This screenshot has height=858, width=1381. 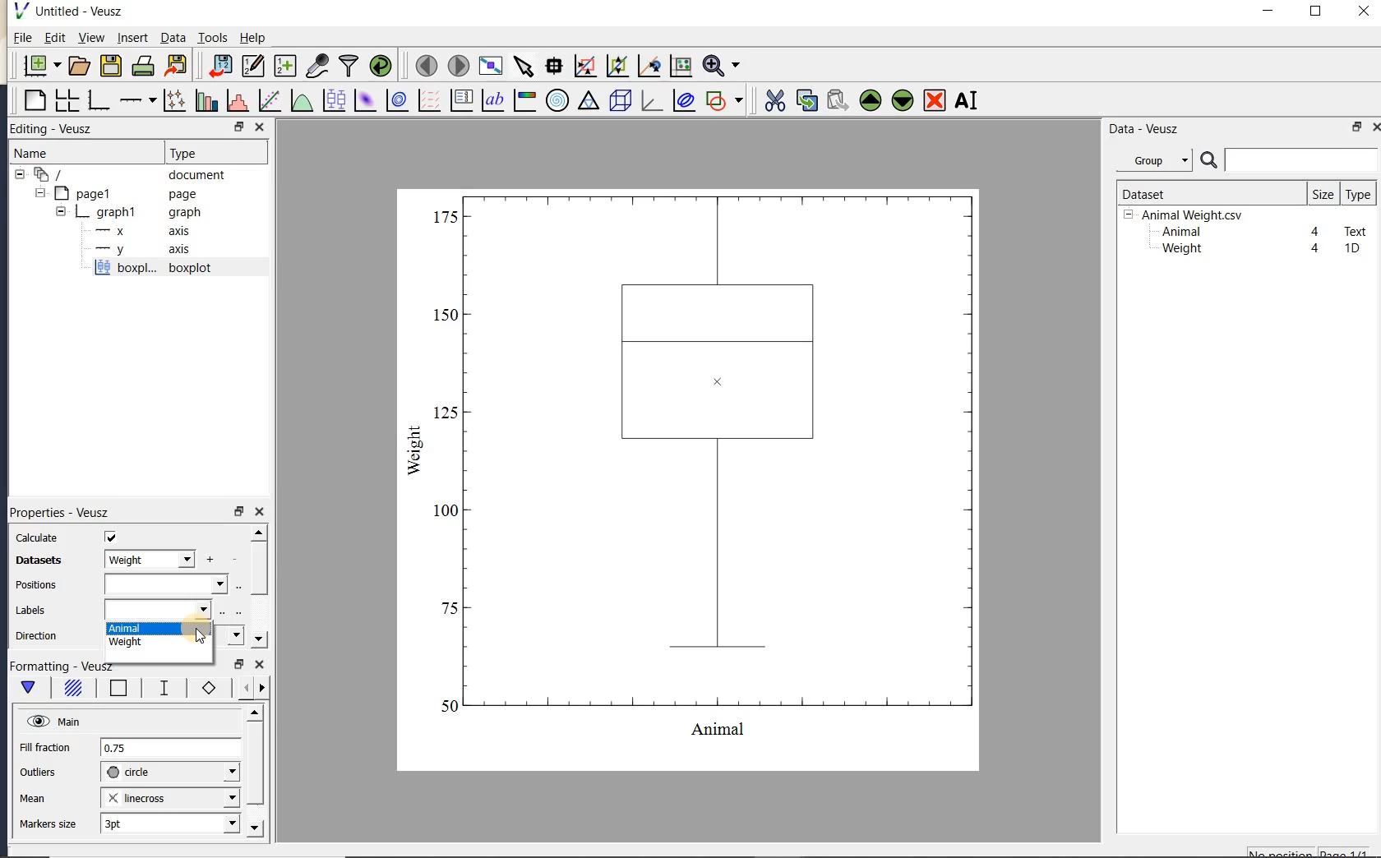 What do you see at coordinates (1289, 160) in the screenshot?
I see `search datasets` at bounding box center [1289, 160].